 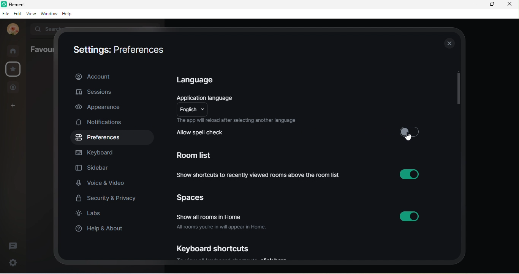 I want to click on close, so click(x=448, y=41).